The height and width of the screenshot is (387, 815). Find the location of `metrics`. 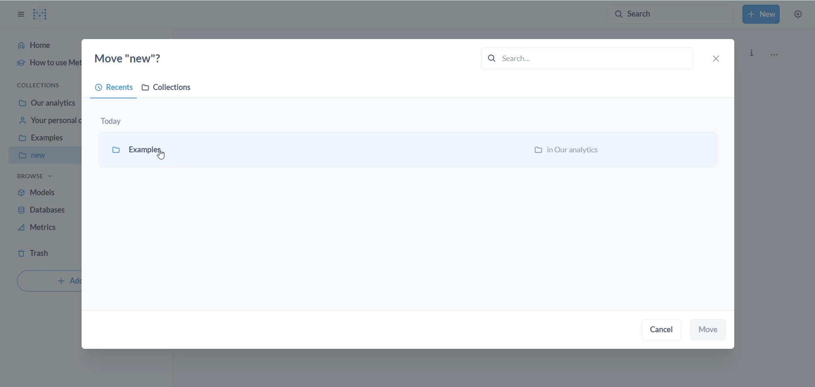

metrics is located at coordinates (42, 230).